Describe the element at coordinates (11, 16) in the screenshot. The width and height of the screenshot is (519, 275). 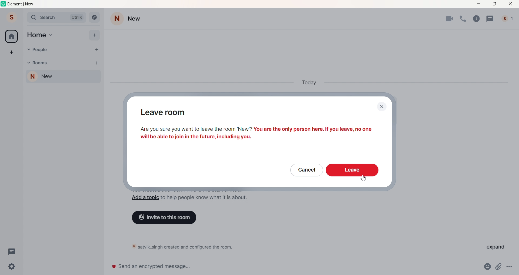
I see `Account` at that location.